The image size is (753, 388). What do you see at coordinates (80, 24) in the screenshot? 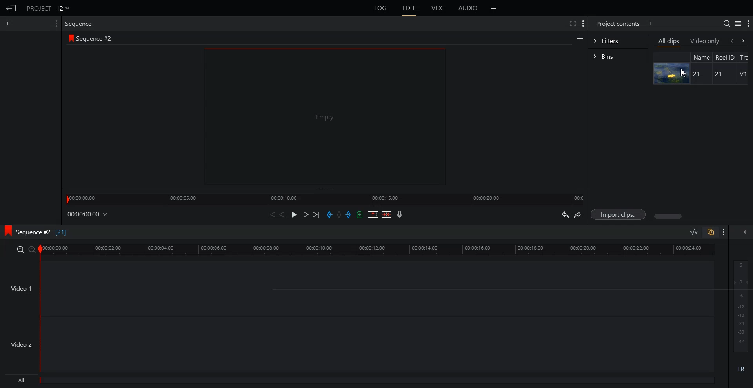
I see `Sequence` at bounding box center [80, 24].